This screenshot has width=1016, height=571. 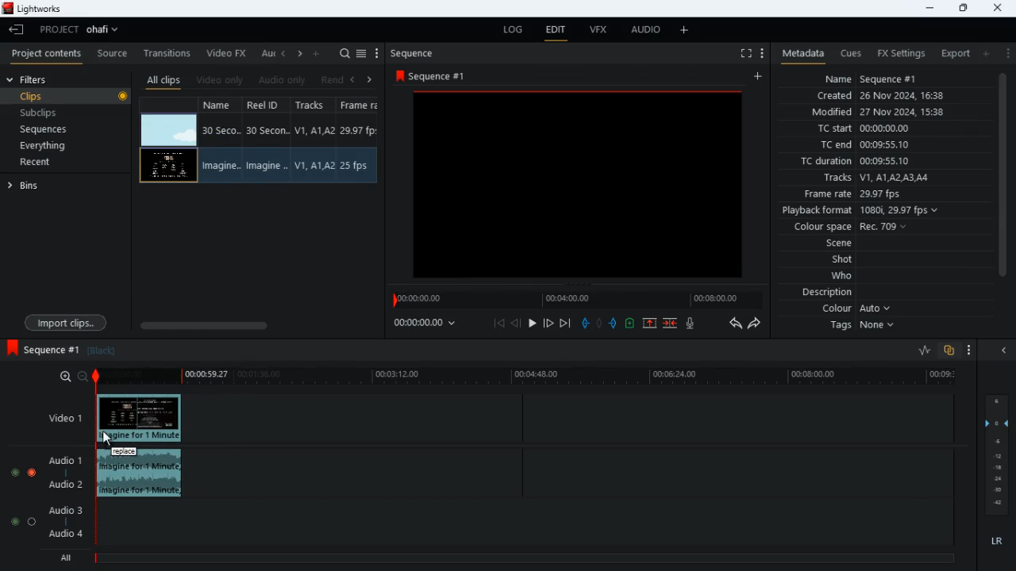 I want to click on end, so click(x=567, y=323).